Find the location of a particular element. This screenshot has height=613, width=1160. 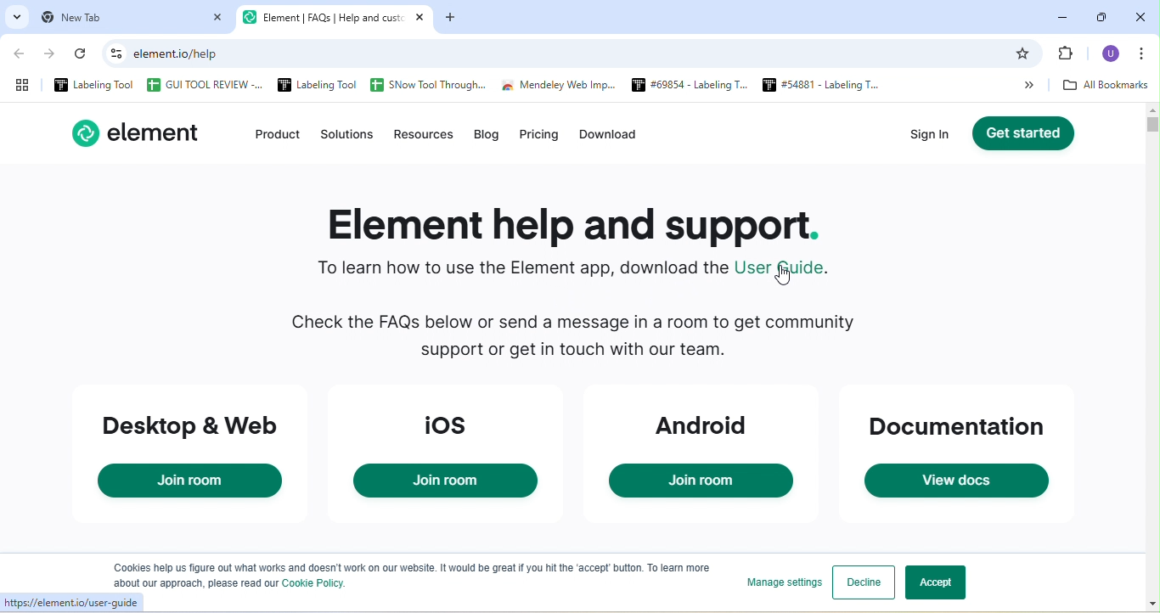

https://elementio/user-guide is located at coordinates (75, 603).